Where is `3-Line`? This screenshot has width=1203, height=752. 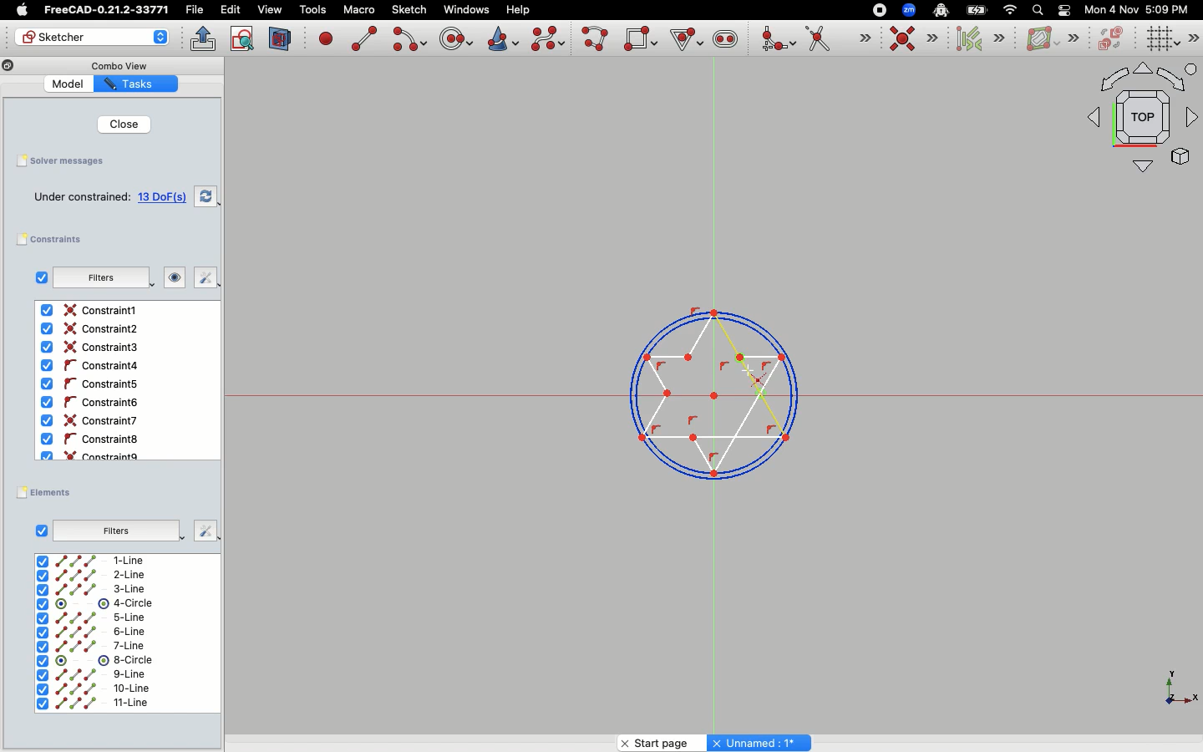
3-Line is located at coordinates (102, 589).